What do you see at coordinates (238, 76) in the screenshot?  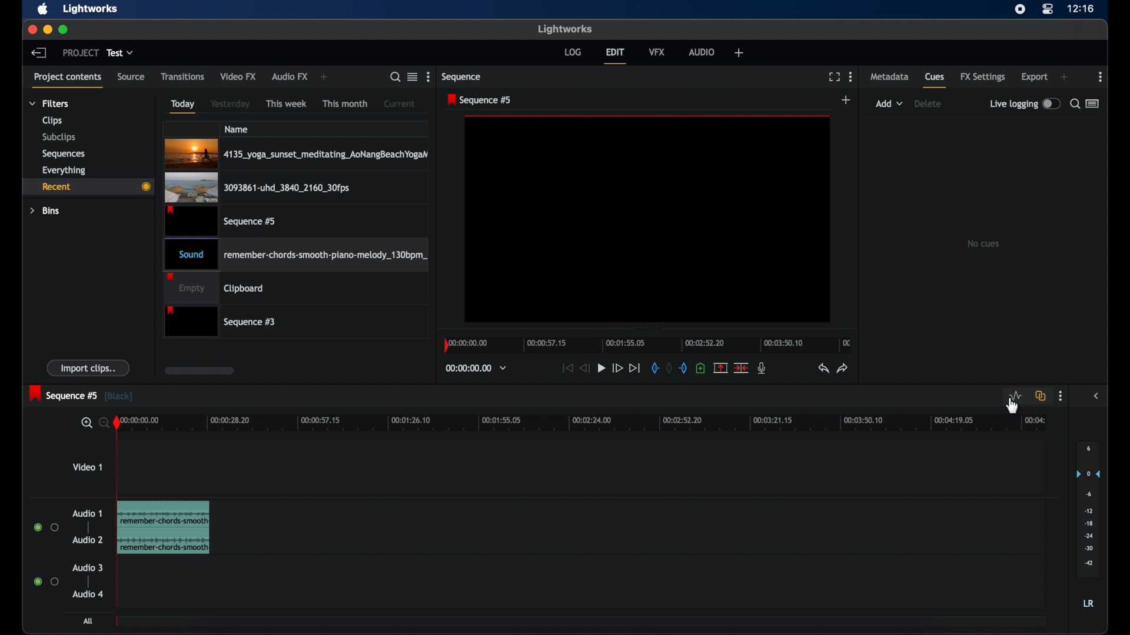 I see `video fx` at bounding box center [238, 76].